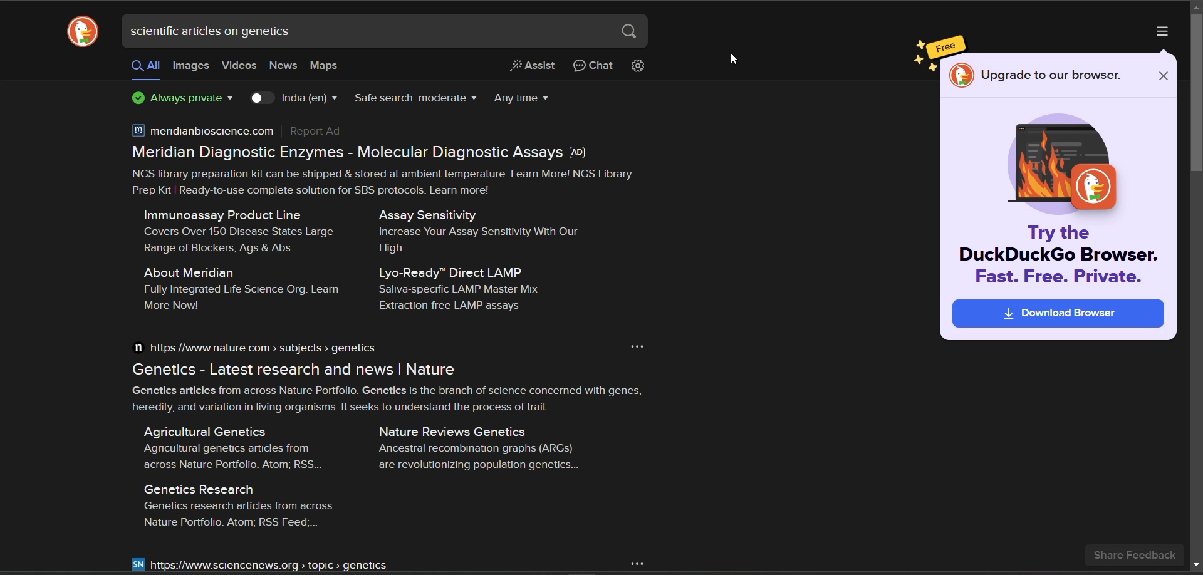  Describe the element at coordinates (232, 229) in the screenshot. I see `Immunoassay Product Line
Covers Over 150 Disease States Large
Range of Blockers, Ags & Abs` at that location.